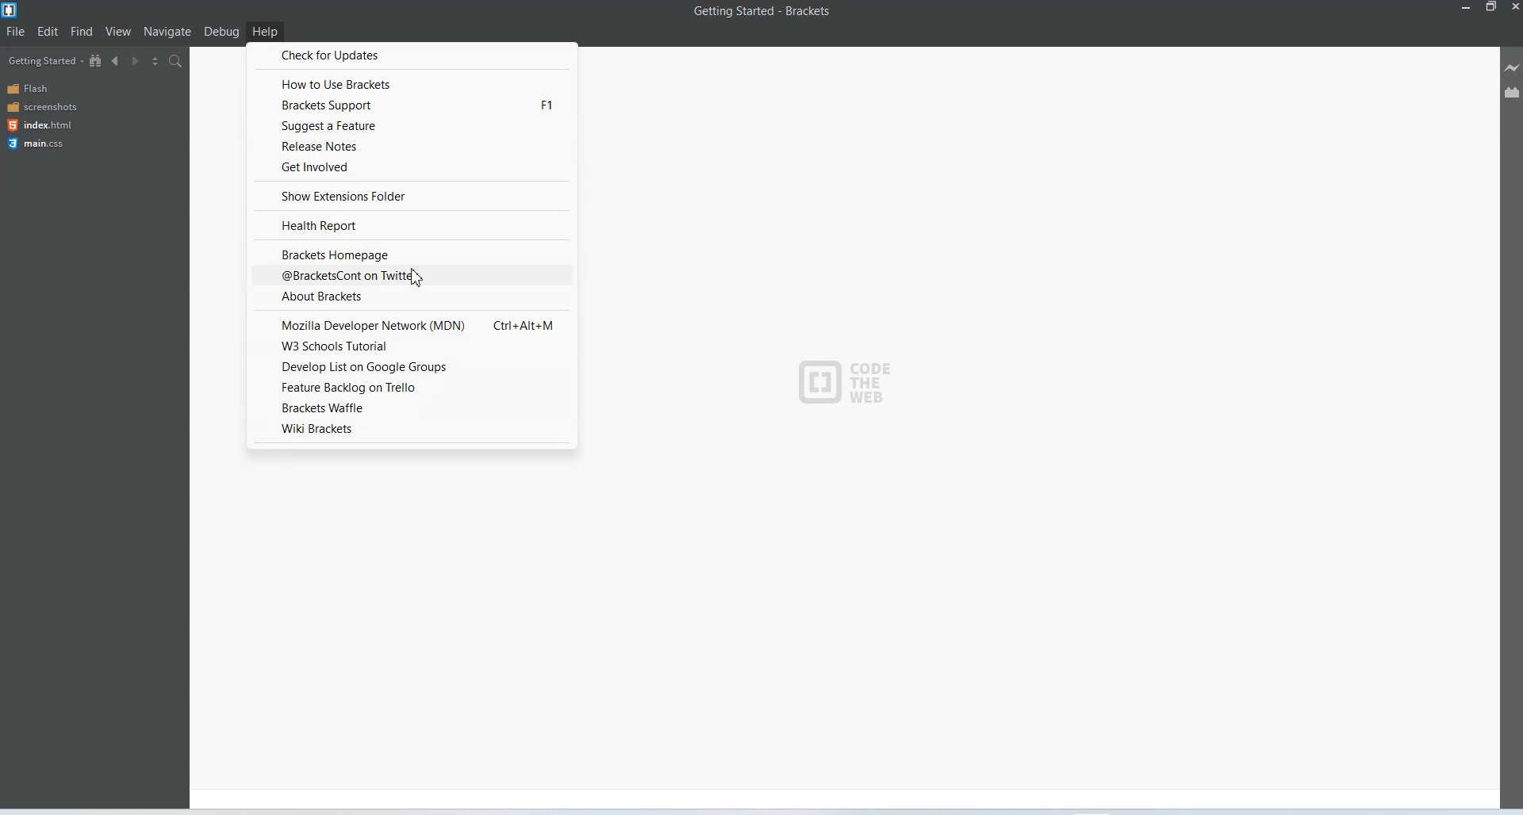  What do you see at coordinates (266, 32) in the screenshot?
I see `Help` at bounding box center [266, 32].